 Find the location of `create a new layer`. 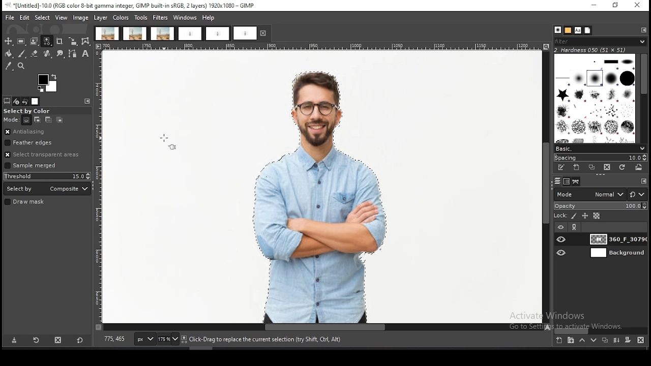

create a new layer is located at coordinates (559, 340).